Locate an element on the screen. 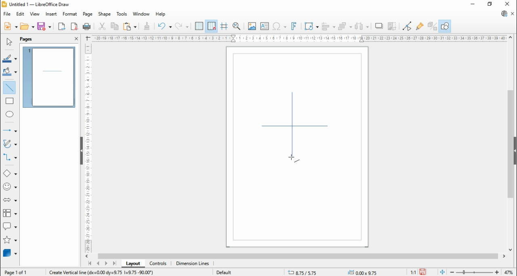 This screenshot has width=517, height=276. mouse pointer is located at coordinates (293, 159).